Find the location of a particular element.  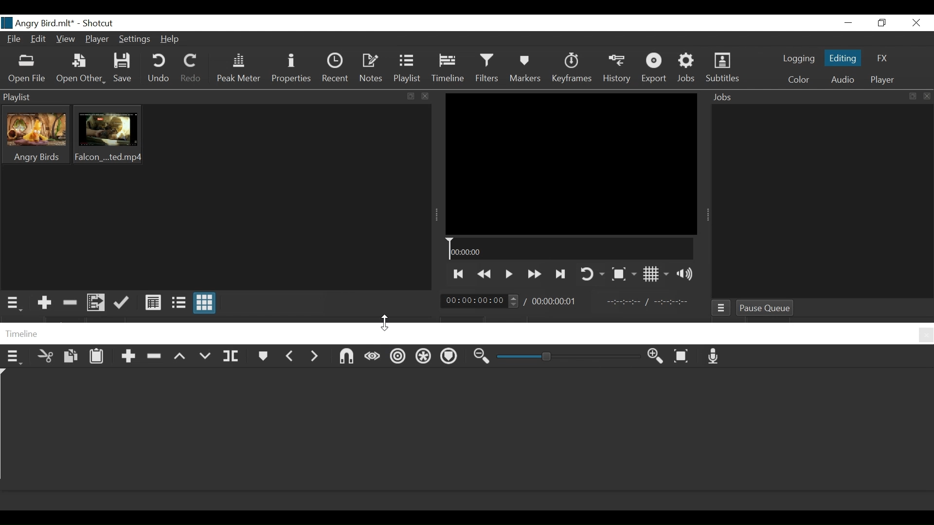

Color is located at coordinates (799, 80).